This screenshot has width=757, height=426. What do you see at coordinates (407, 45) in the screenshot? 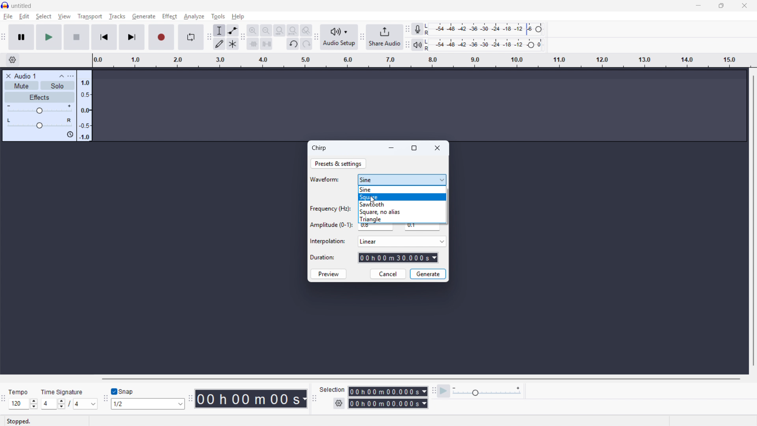
I see `Playback metre toolbar ` at bounding box center [407, 45].